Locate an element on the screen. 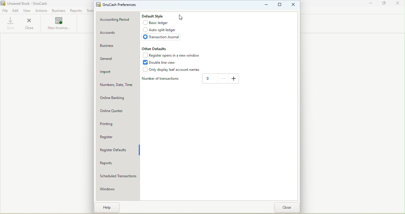 This screenshot has height=214, width=405. Close is located at coordinates (292, 5).